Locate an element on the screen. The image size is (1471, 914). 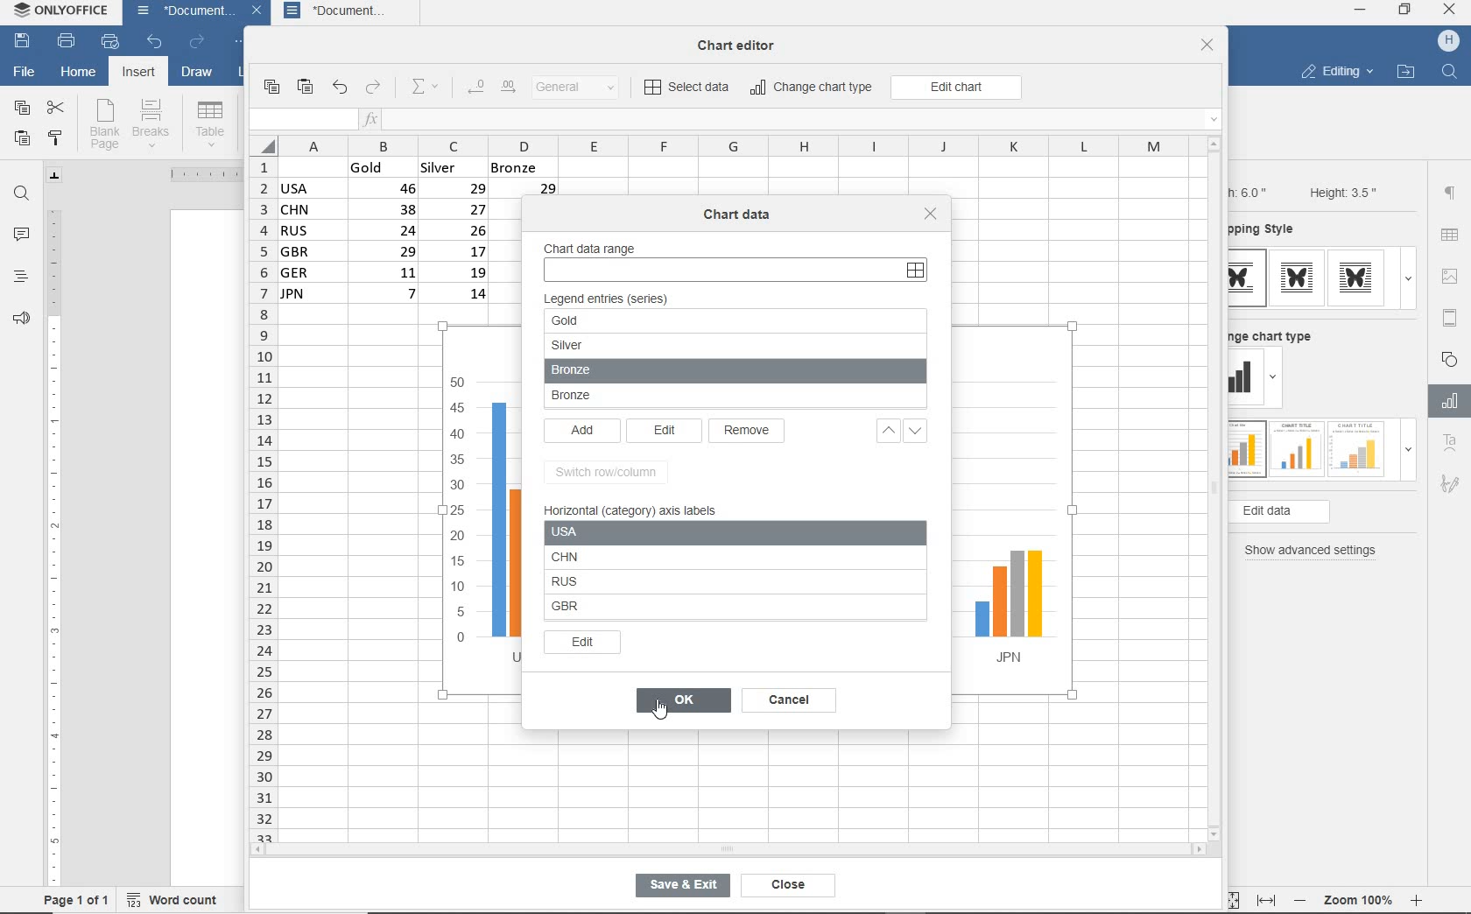
scroll down is located at coordinates (1215, 833).